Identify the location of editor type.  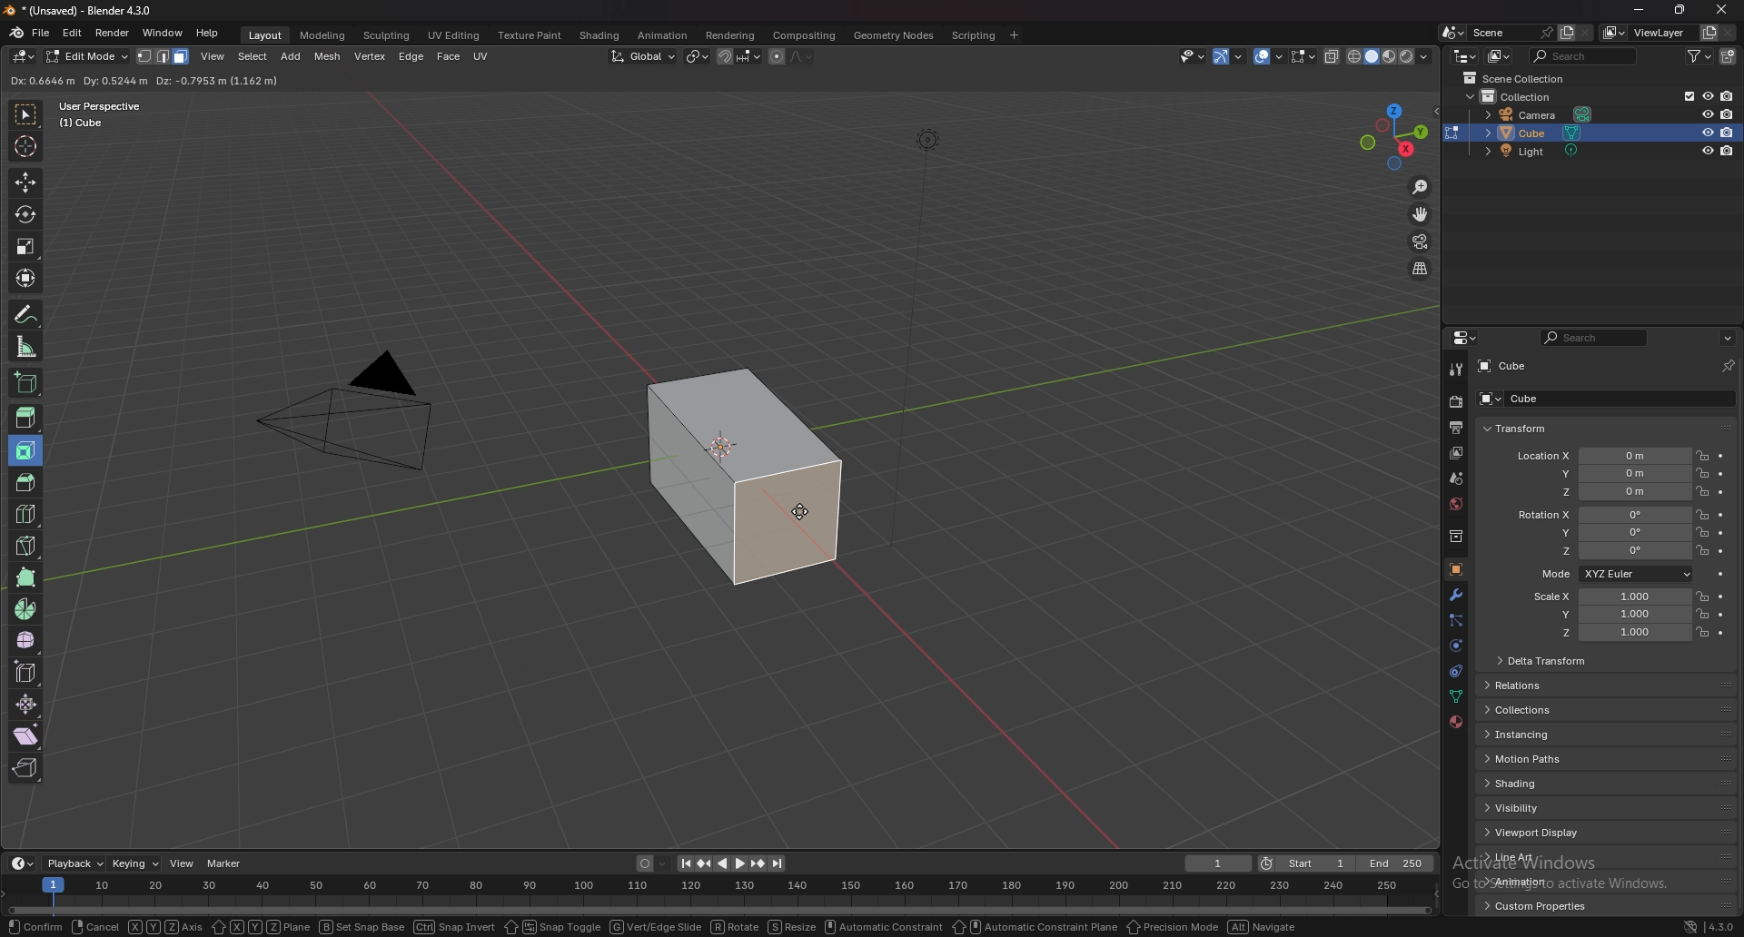
(25, 56).